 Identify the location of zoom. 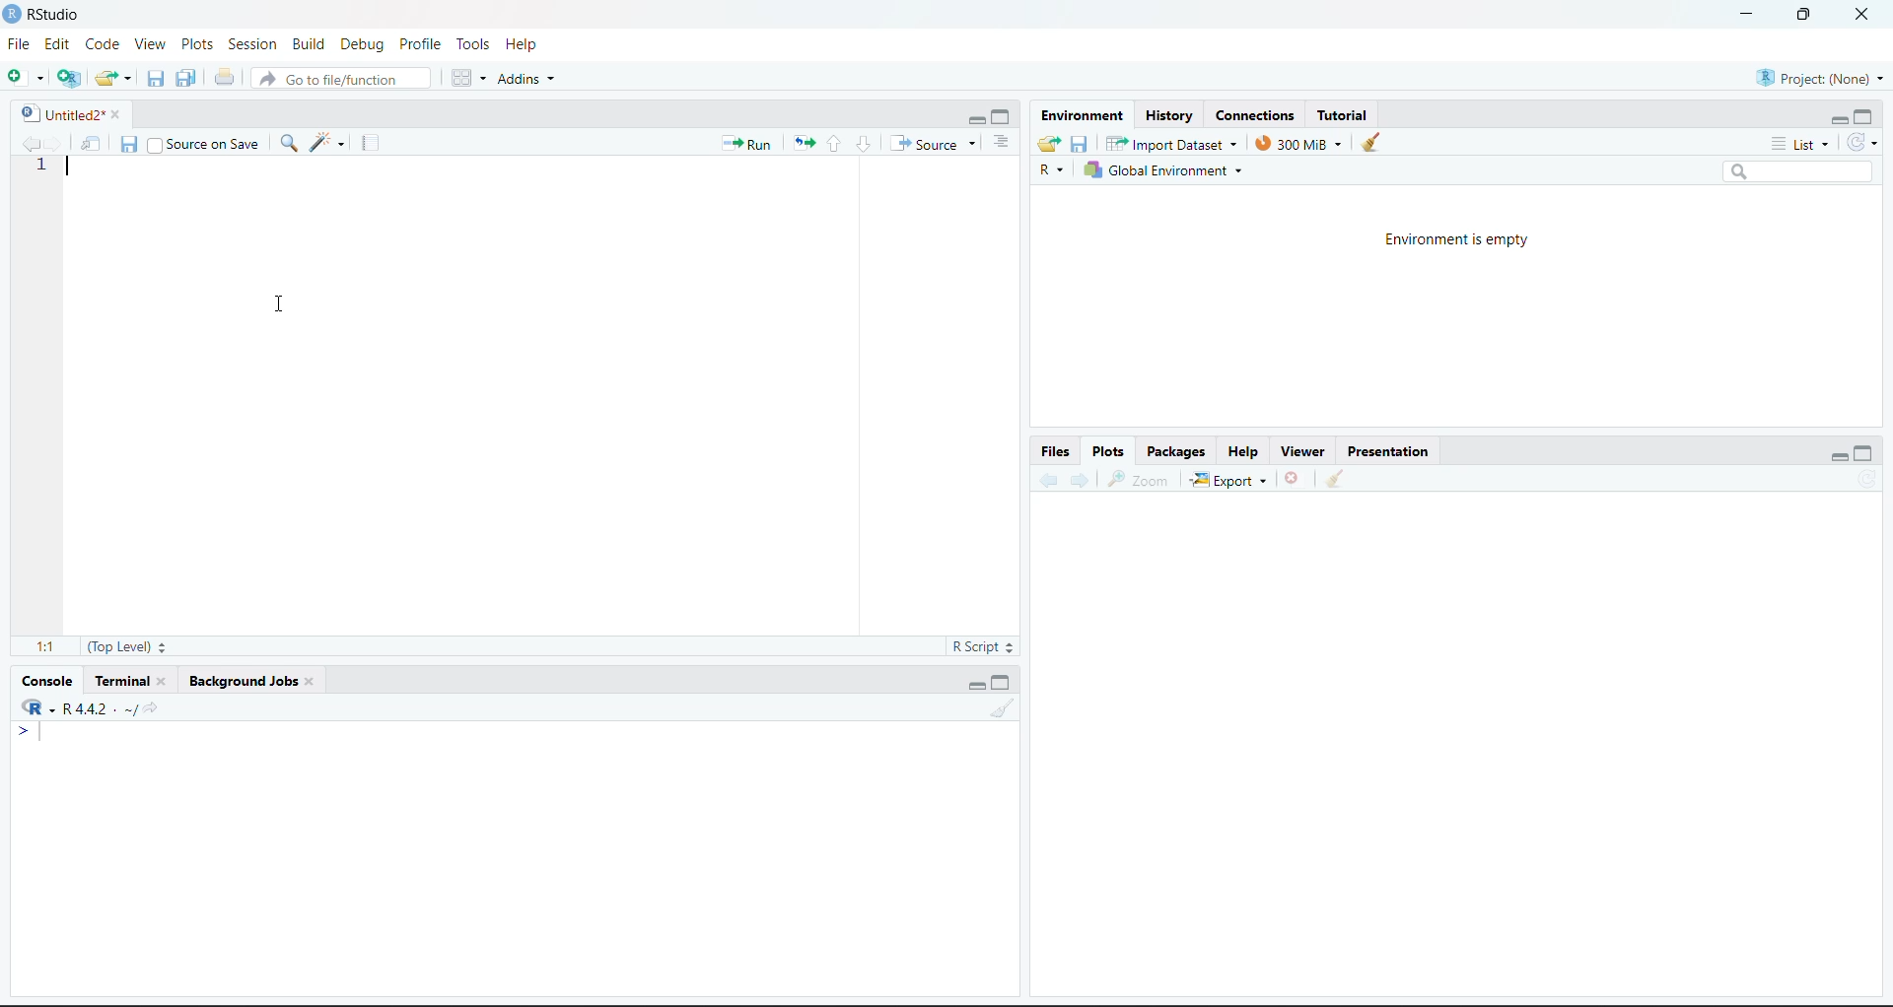
(1143, 479).